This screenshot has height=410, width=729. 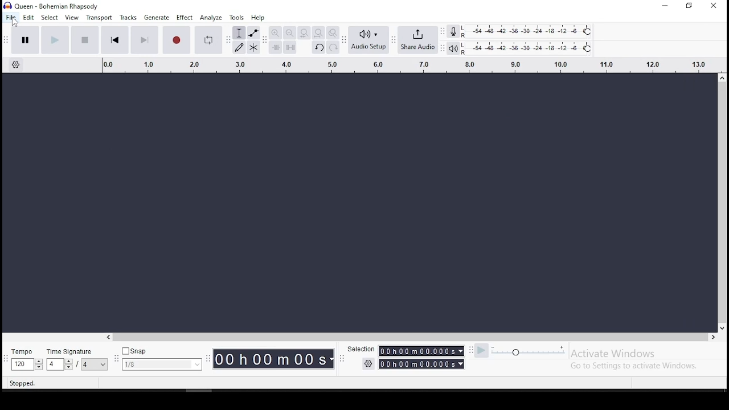 I want to click on fit to project to width, so click(x=318, y=33).